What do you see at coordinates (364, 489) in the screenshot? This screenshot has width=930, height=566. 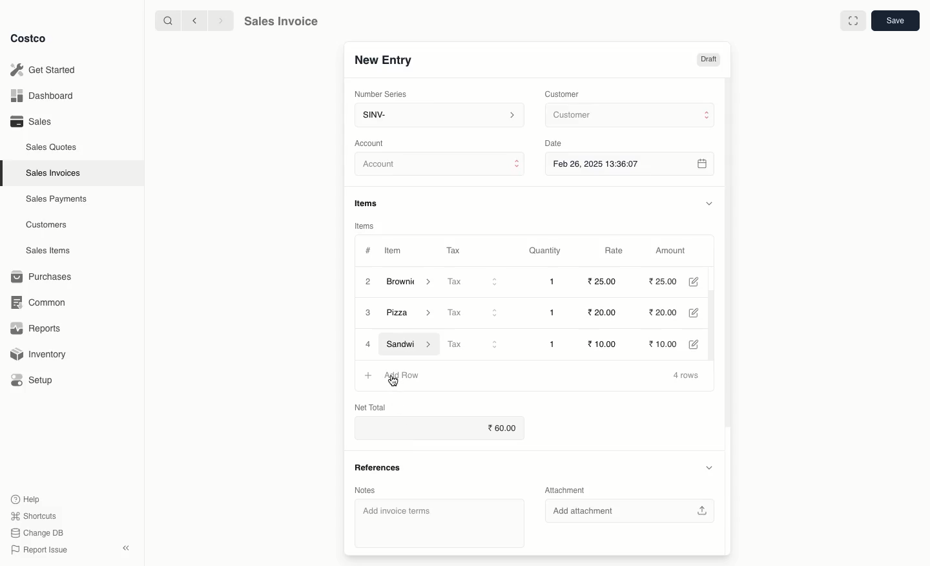 I see `Notes` at bounding box center [364, 489].